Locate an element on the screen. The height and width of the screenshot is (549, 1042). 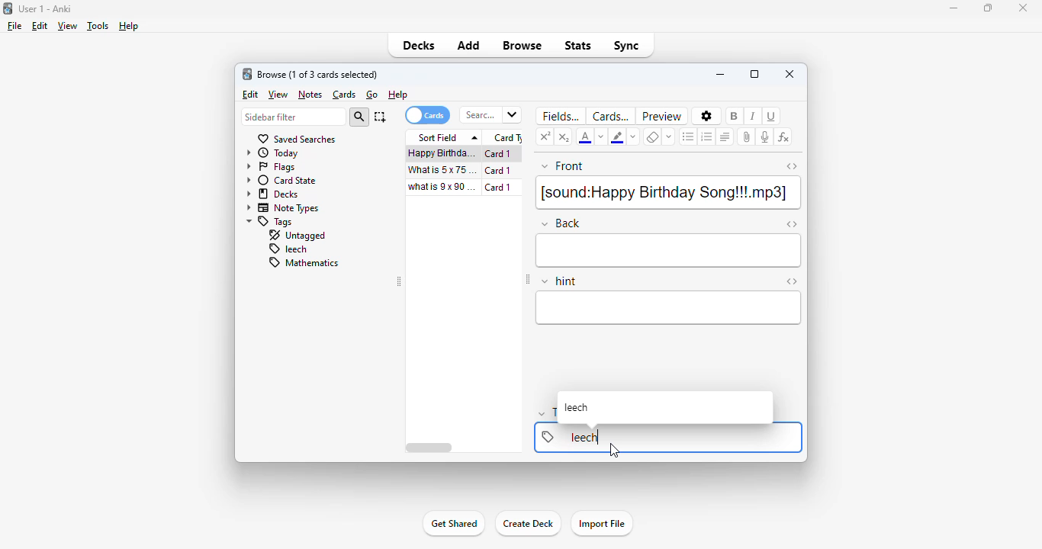
attach pictures/audio/video is located at coordinates (746, 137).